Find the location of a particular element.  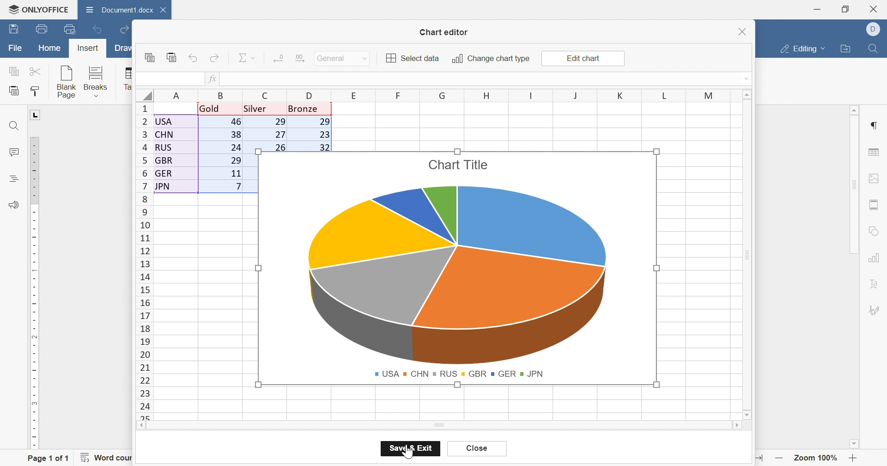

Chart Title is located at coordinates (458, 165).